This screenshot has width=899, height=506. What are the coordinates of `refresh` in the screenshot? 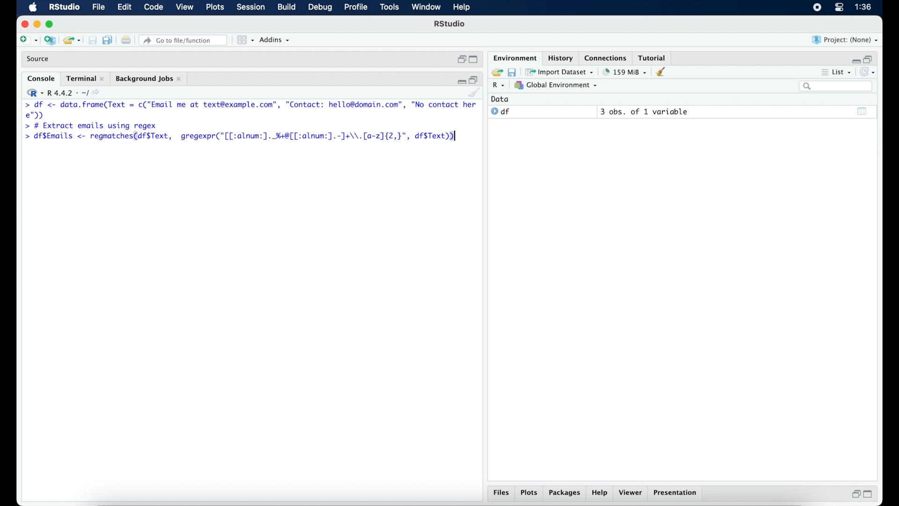 It's located at (870, 72).